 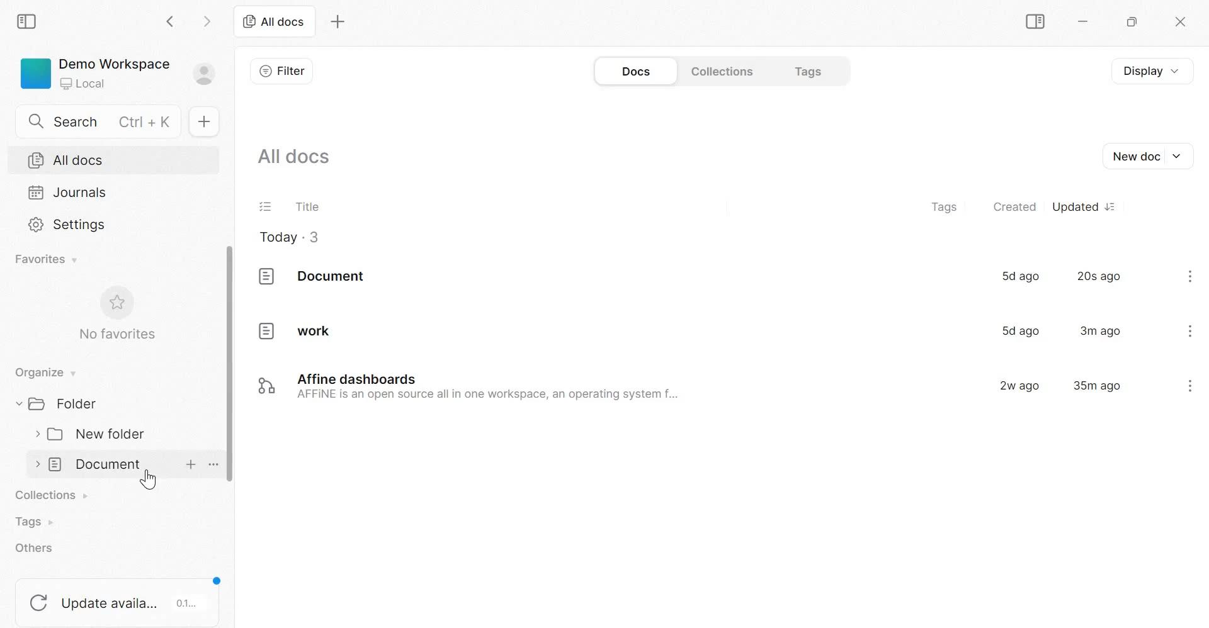 What do you see at coordinates (1021, 386) in the screenshot?
I see `2w ago` at bounding box center [1021, 386].